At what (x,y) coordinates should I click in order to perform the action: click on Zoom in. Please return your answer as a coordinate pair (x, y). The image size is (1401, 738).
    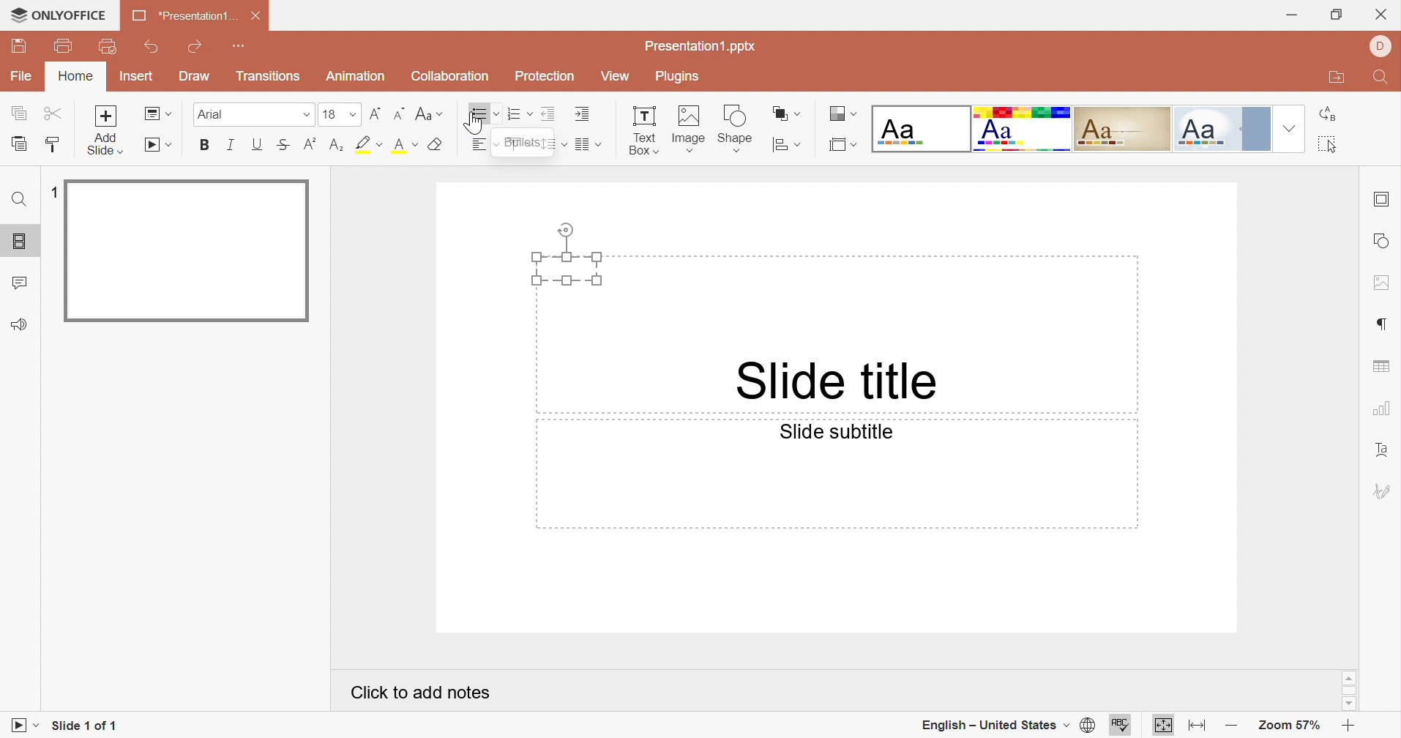
    Looking at the image, I should click on (1348, 726).